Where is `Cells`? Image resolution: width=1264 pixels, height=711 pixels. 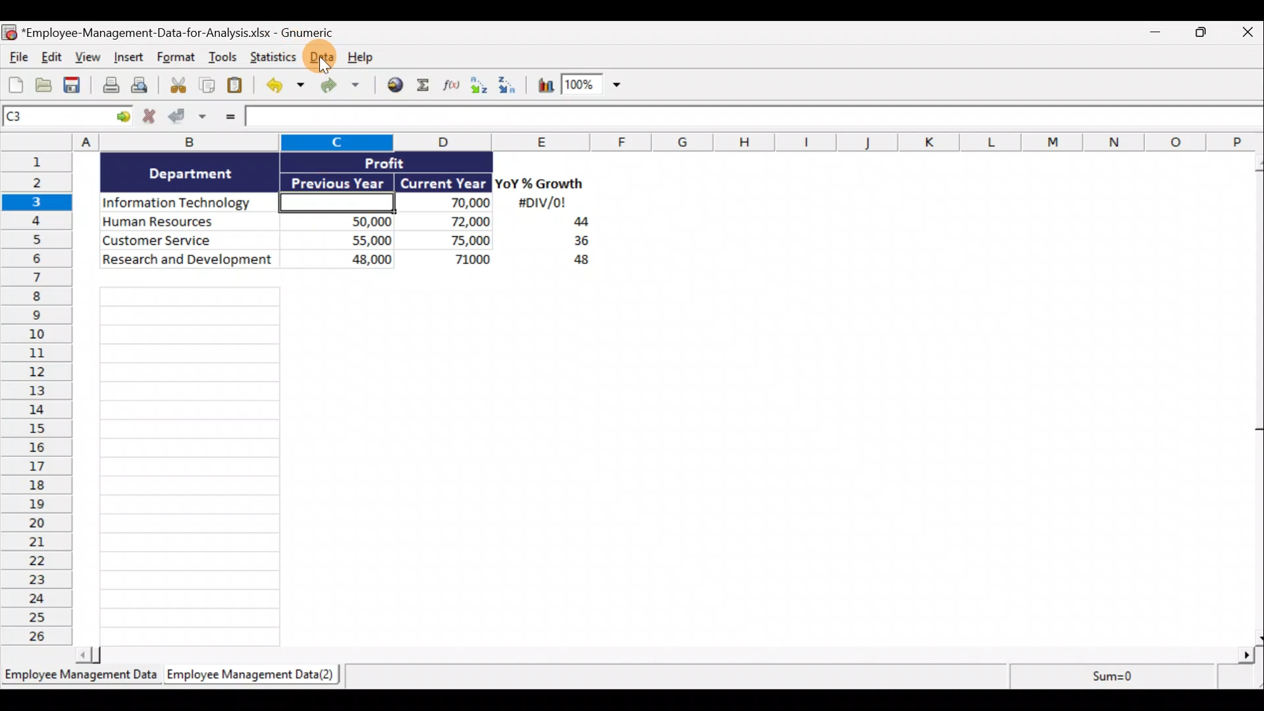
Cells is located at coordinates (655, 461).